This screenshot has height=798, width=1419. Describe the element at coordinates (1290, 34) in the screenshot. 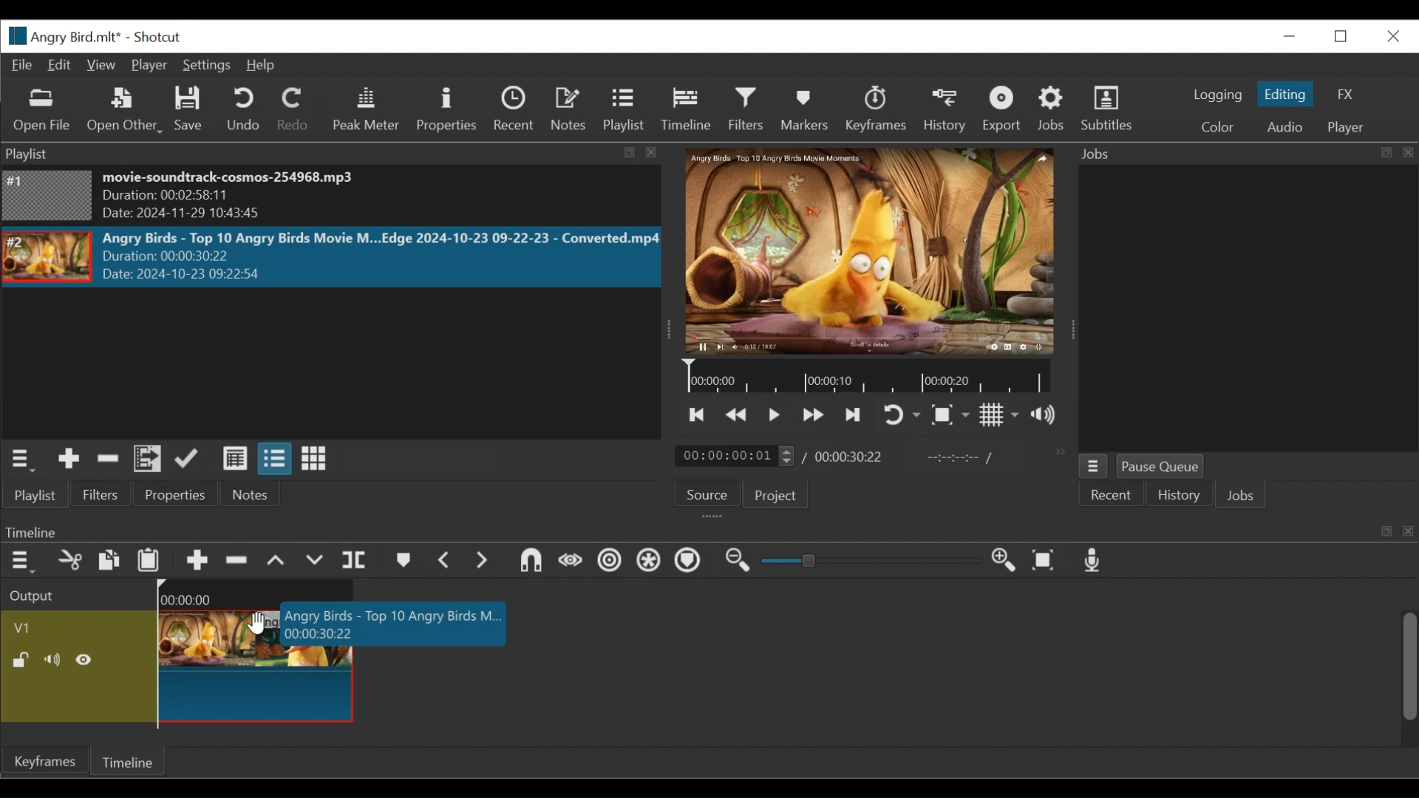

I see `minimize` at that location.